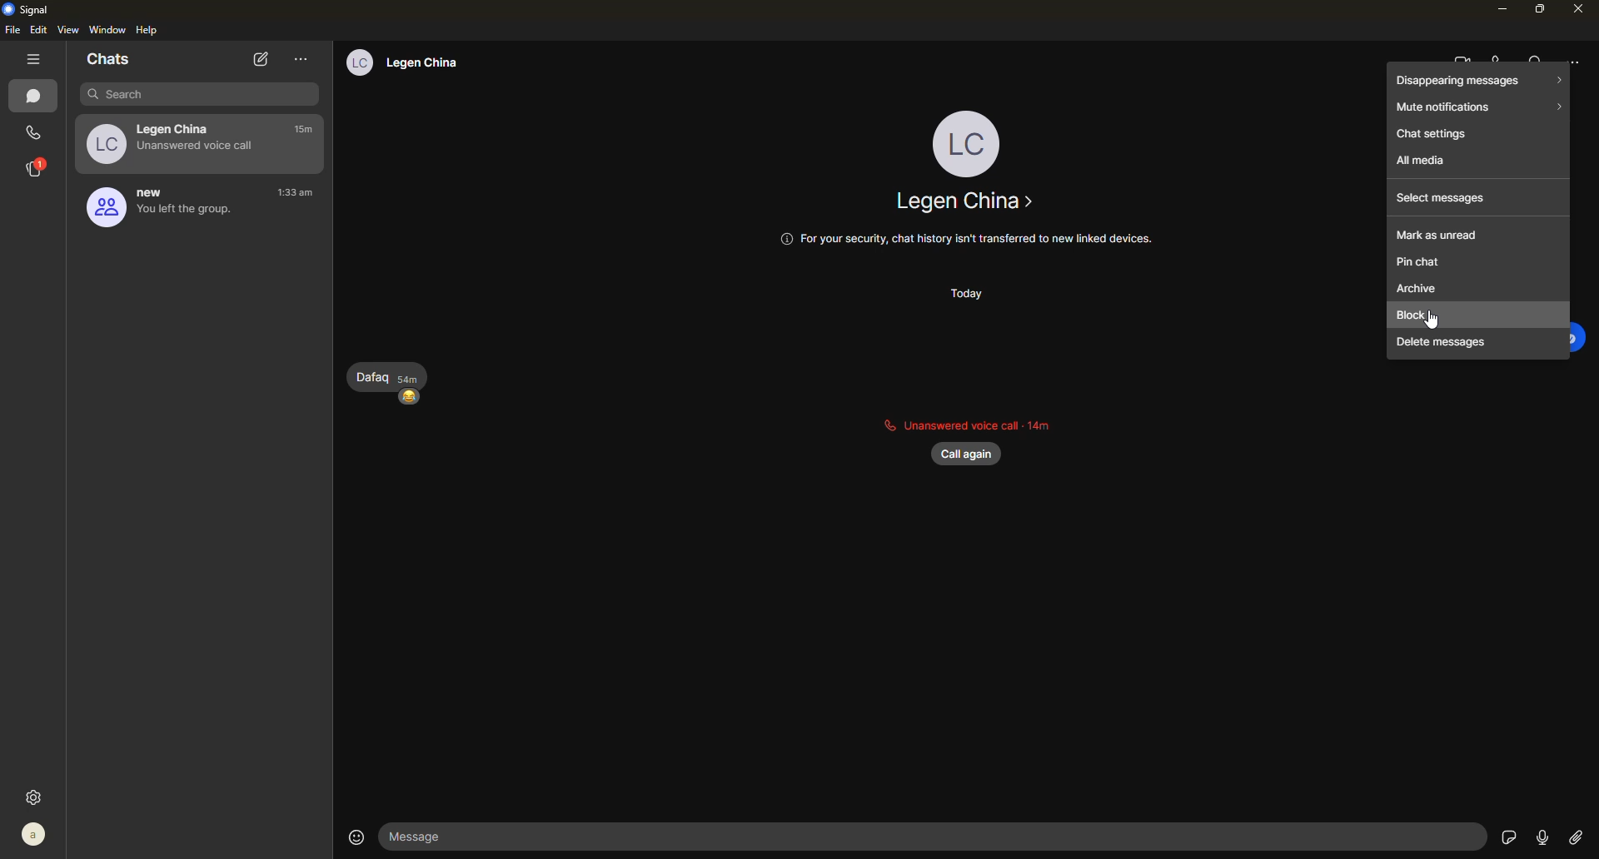 This screenshot has width=1599, height=859. Describe the element at coordinates (1412, 288) in the screenshot. I see `archive` at that location.